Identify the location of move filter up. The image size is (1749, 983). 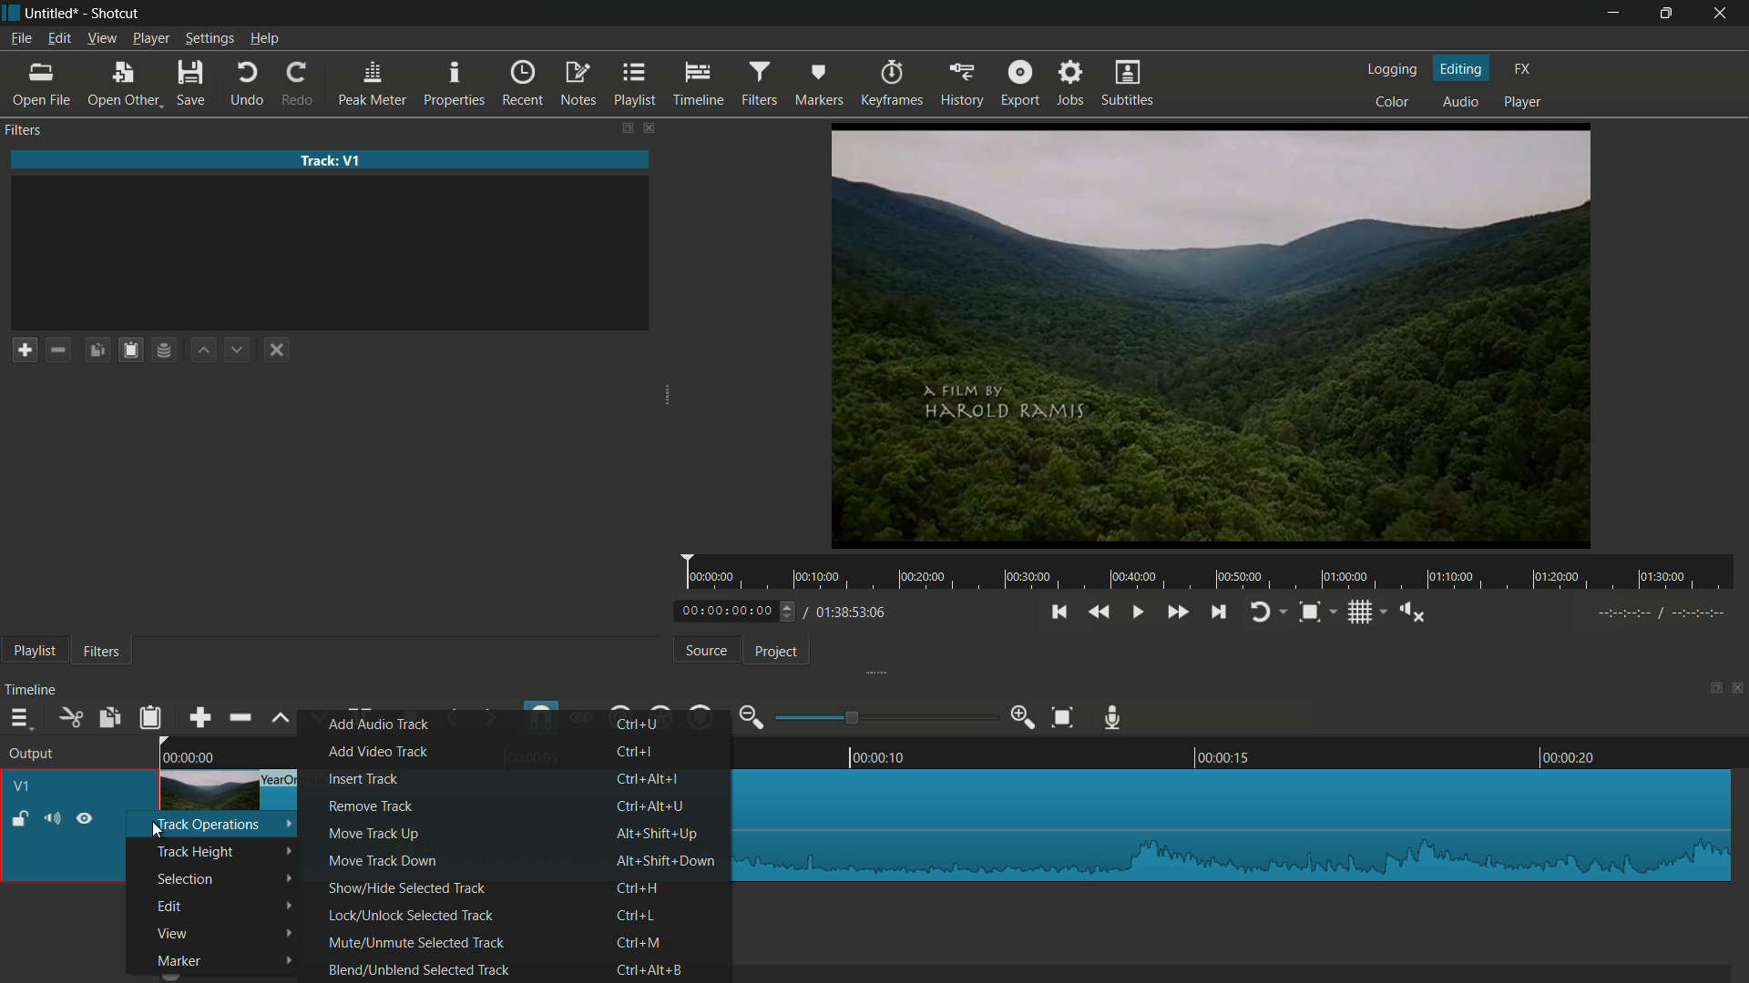
(203, 351).